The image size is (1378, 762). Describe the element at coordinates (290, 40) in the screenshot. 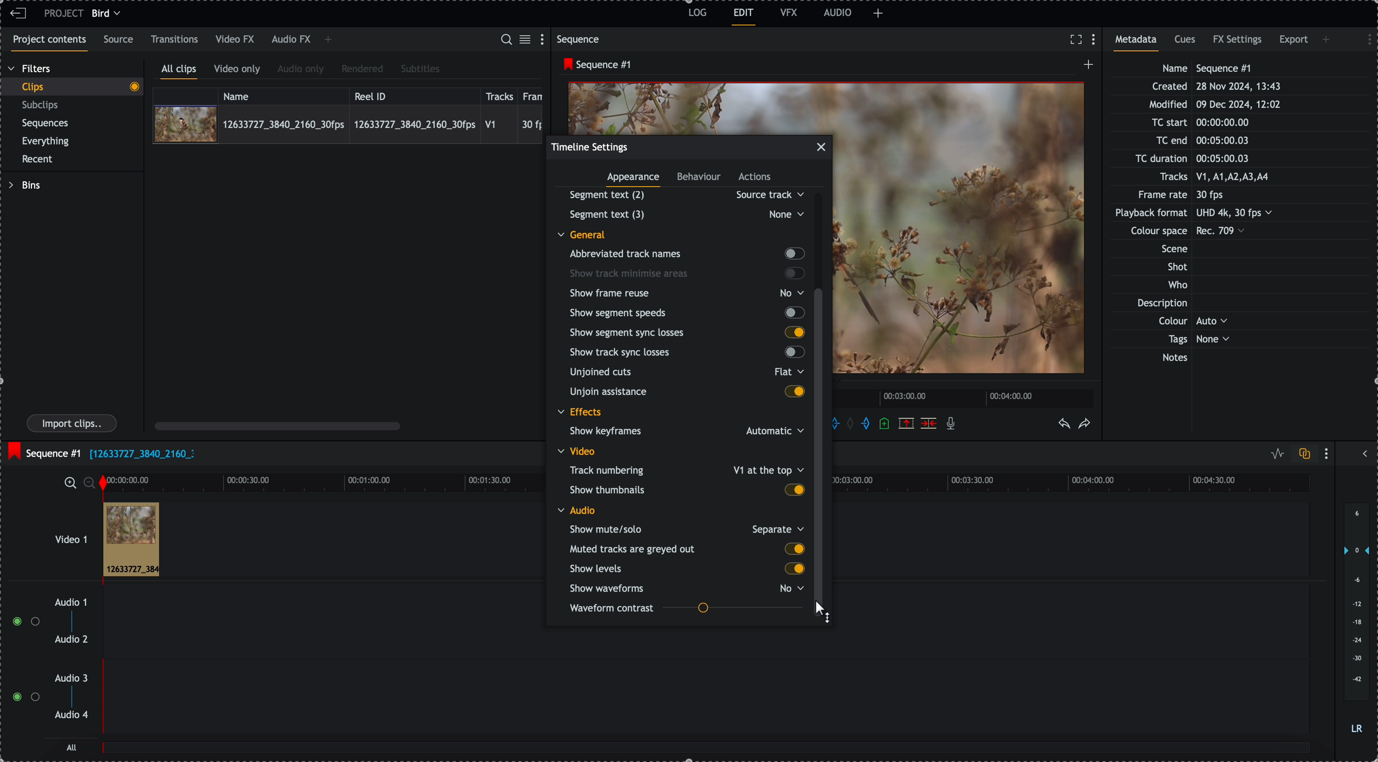

I see `audio FX` at that location.